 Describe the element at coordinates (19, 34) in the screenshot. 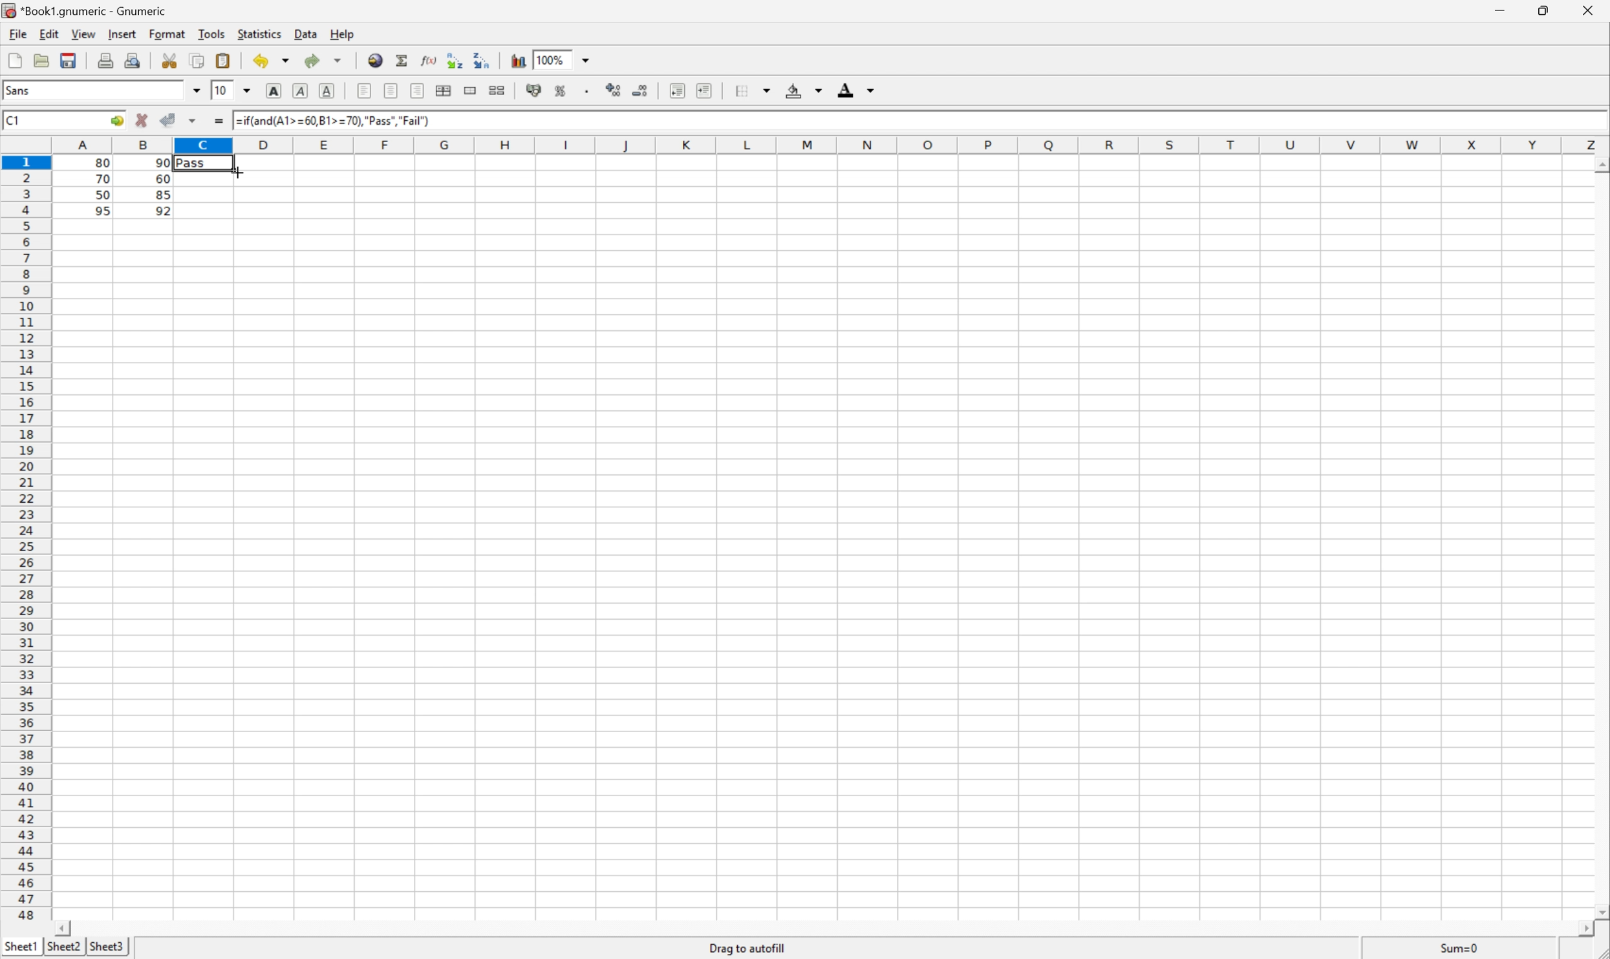

I see `File` at that location.